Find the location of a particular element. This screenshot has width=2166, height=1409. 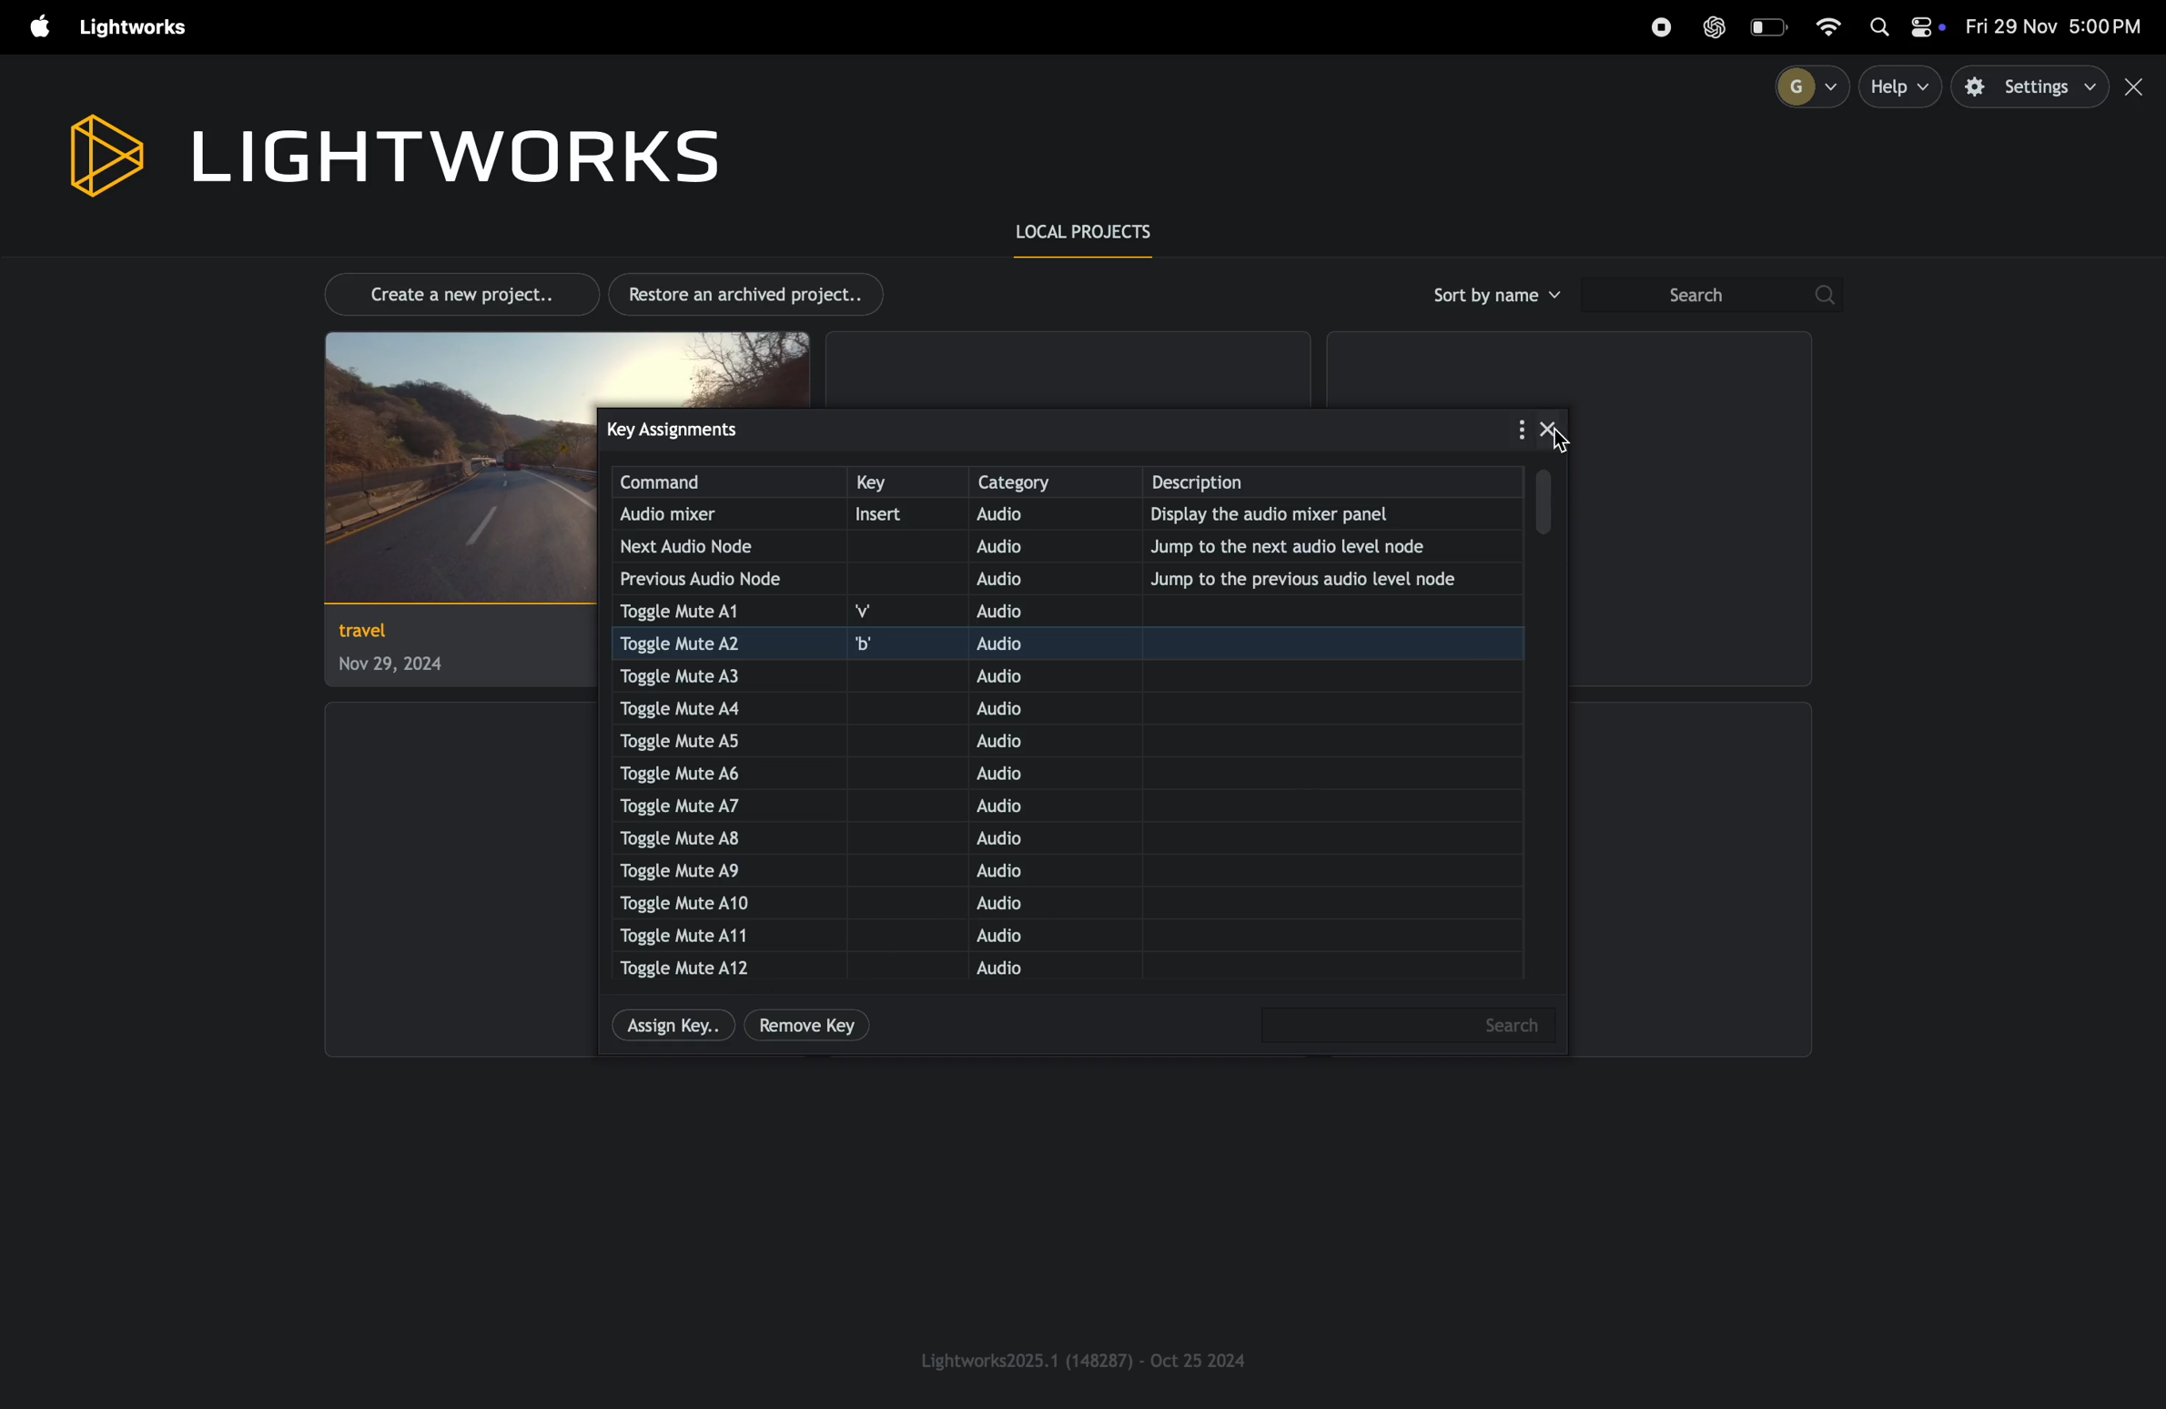

audio is located at coordinates (1036, 517).